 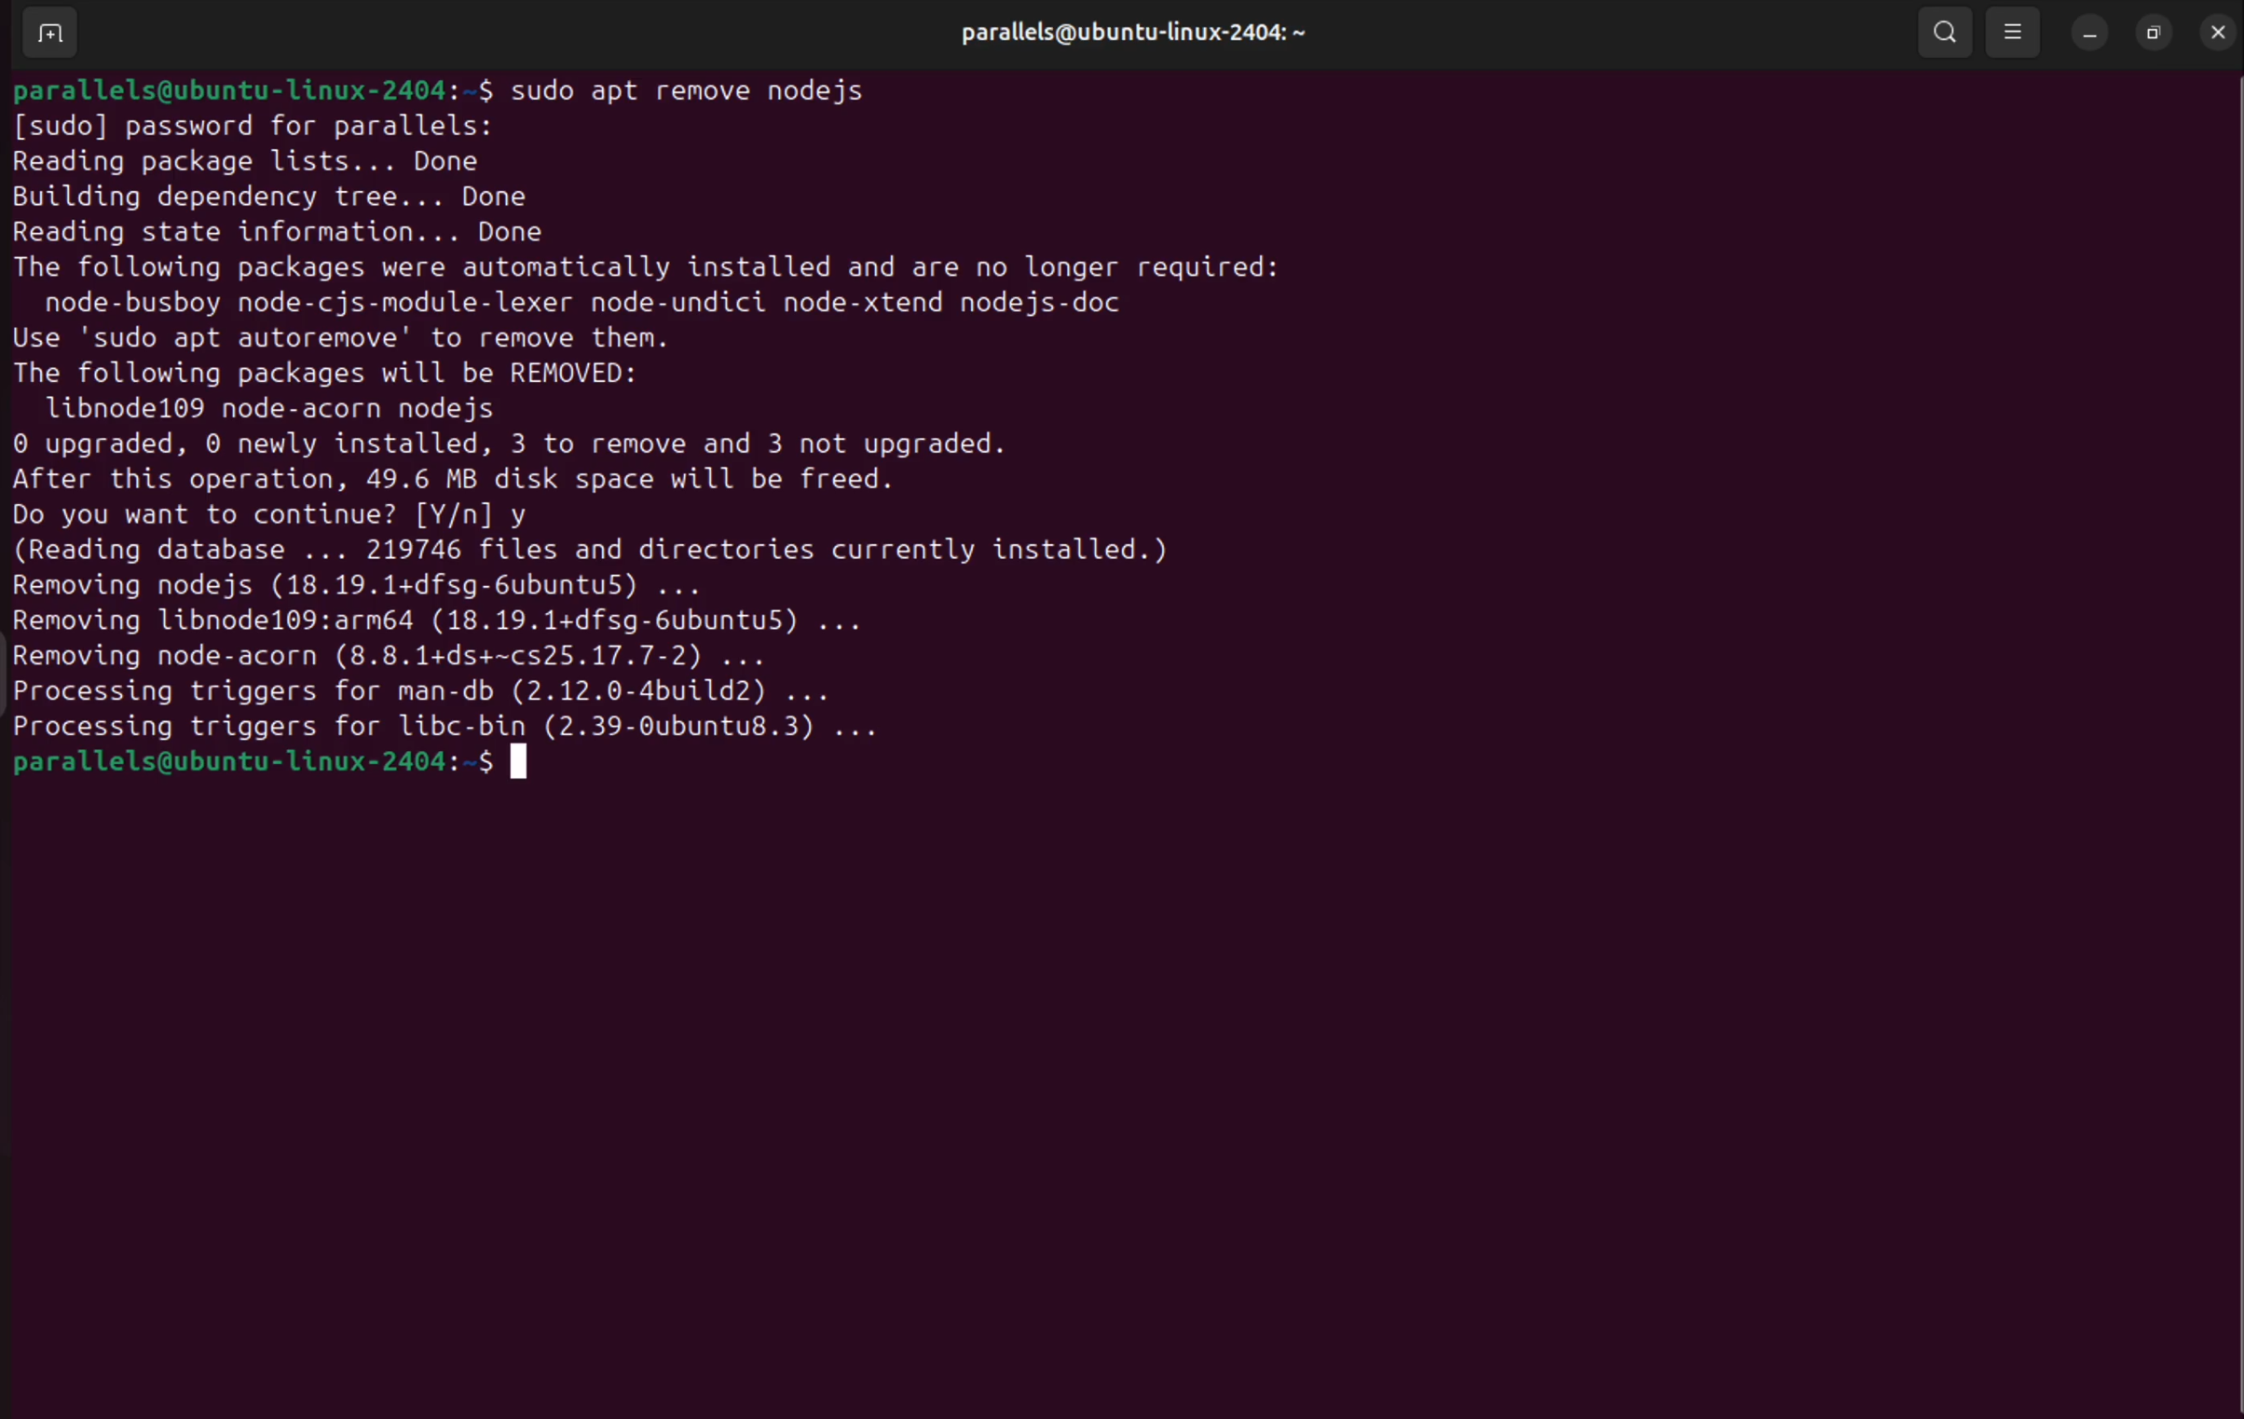 What do you see at coordinates (636, 637) in the screenshot?
I see `(Reading database ... 219746 files and directories currently installed.)
Removing nodejs (18.19.1+dfsg-6ubuntu5) ...

Removing libnode109:armé64 (18.19.1+dfsg-6ubuntus) ...

Removing node-acorn (8.8.1+ds+~cs25.17.7-2) ...

Processing triggers for man-db (2.12.0-4build2) ...

Processing triggers for libc-bin (2.39-Oubuntu8.3) ...` at bounding box center [636, 637].